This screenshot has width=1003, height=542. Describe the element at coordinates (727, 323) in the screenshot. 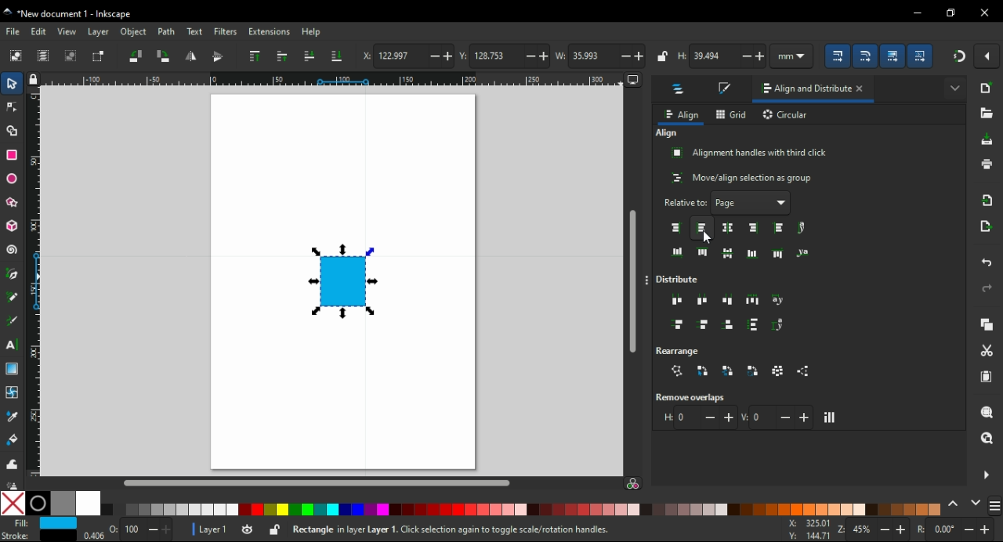

I see `distribute vertically with even spacing between bottom edges` at that location.